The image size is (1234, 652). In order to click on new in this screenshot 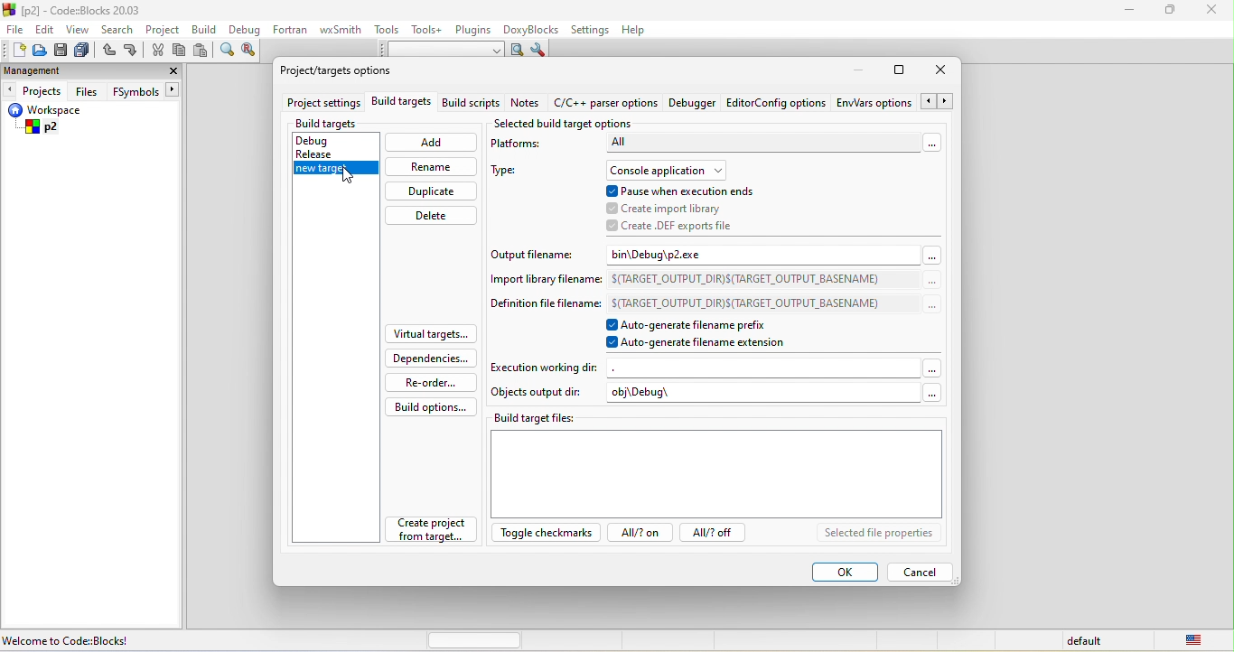, I will do `click(14, 50)`.